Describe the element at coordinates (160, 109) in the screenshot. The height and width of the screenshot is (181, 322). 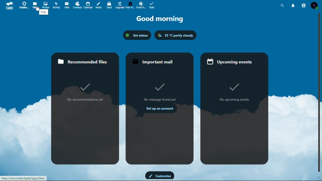
I see `Important mail` at that location.